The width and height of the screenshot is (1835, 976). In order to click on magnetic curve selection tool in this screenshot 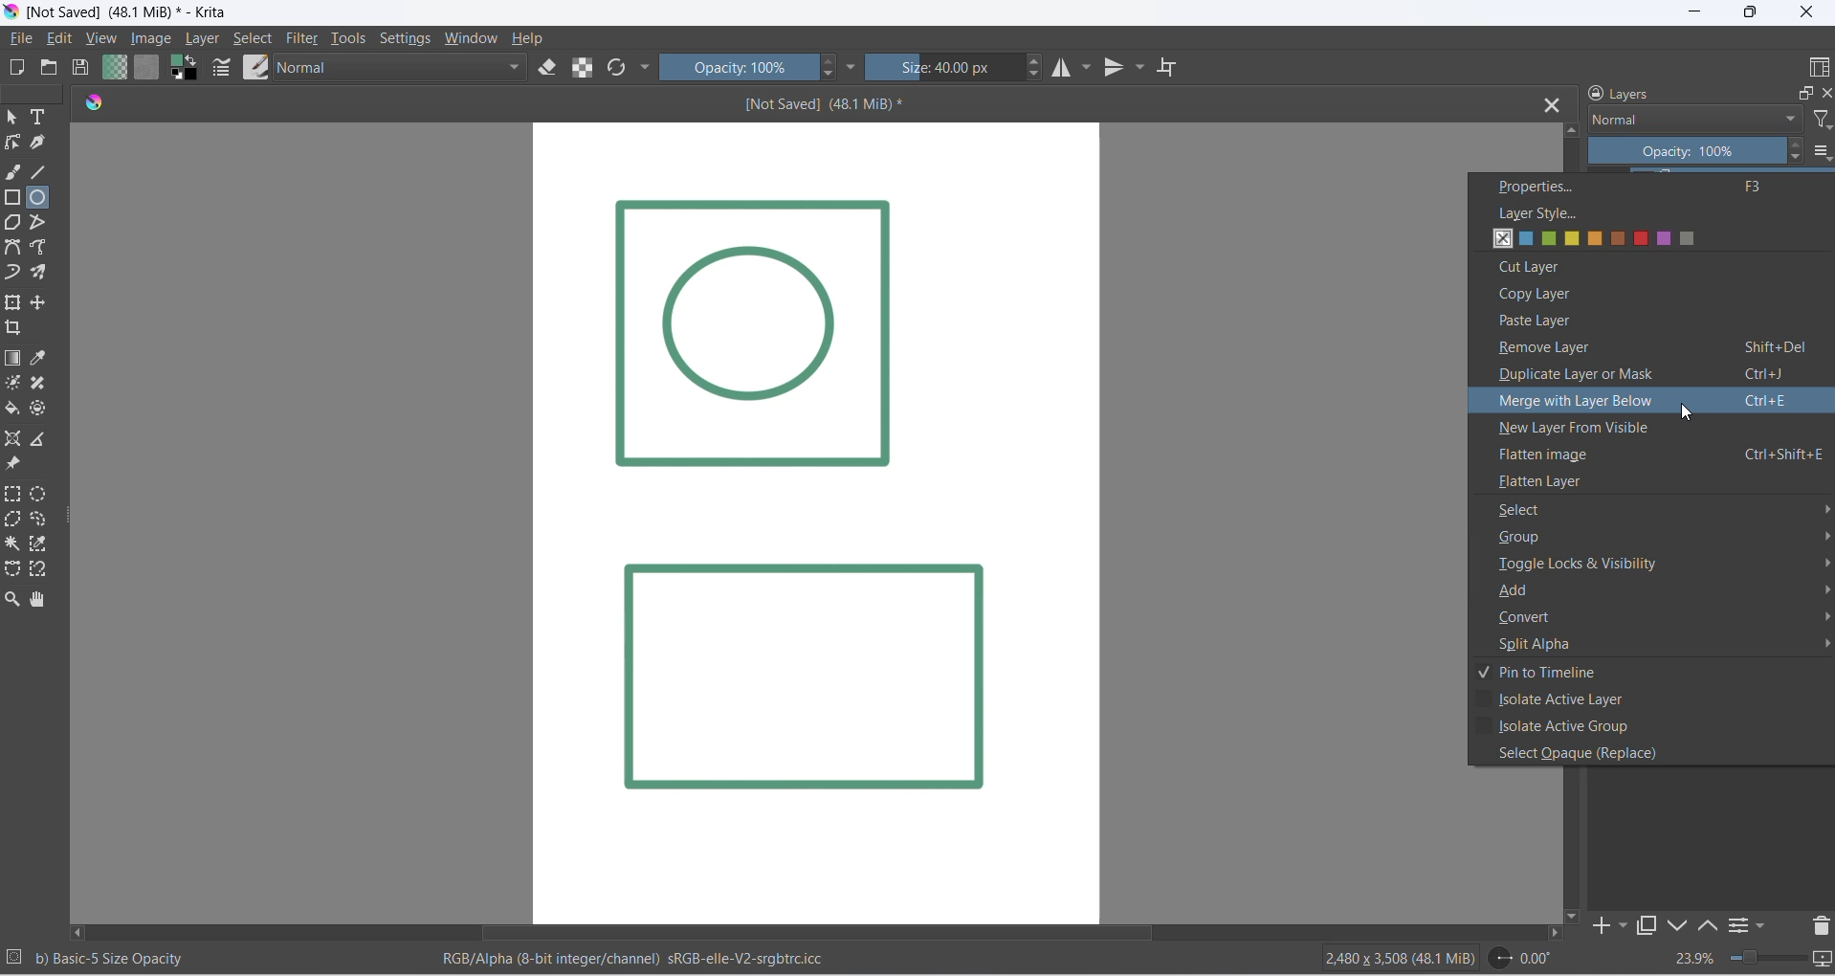, I will do `click(39, 571)`.